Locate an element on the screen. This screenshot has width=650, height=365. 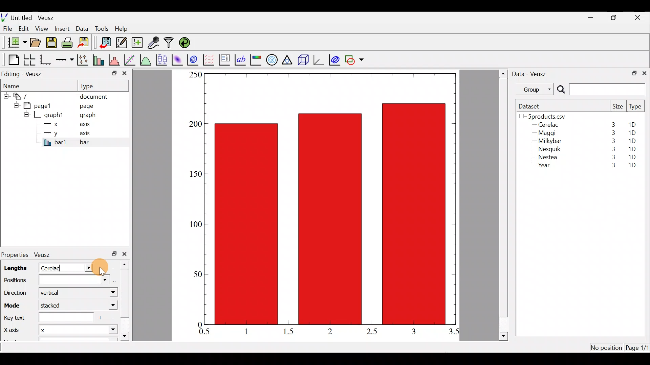
50 is located at coordinates (197, 274).